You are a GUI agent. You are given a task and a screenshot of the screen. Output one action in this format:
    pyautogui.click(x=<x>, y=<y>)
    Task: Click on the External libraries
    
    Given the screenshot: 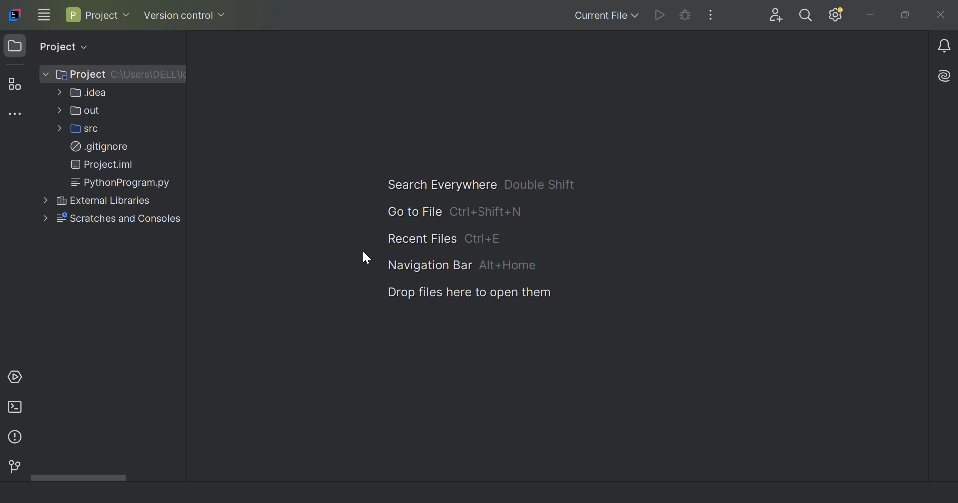 What is the action you would take?
    pyautogui.click(x=98, y=201)
    